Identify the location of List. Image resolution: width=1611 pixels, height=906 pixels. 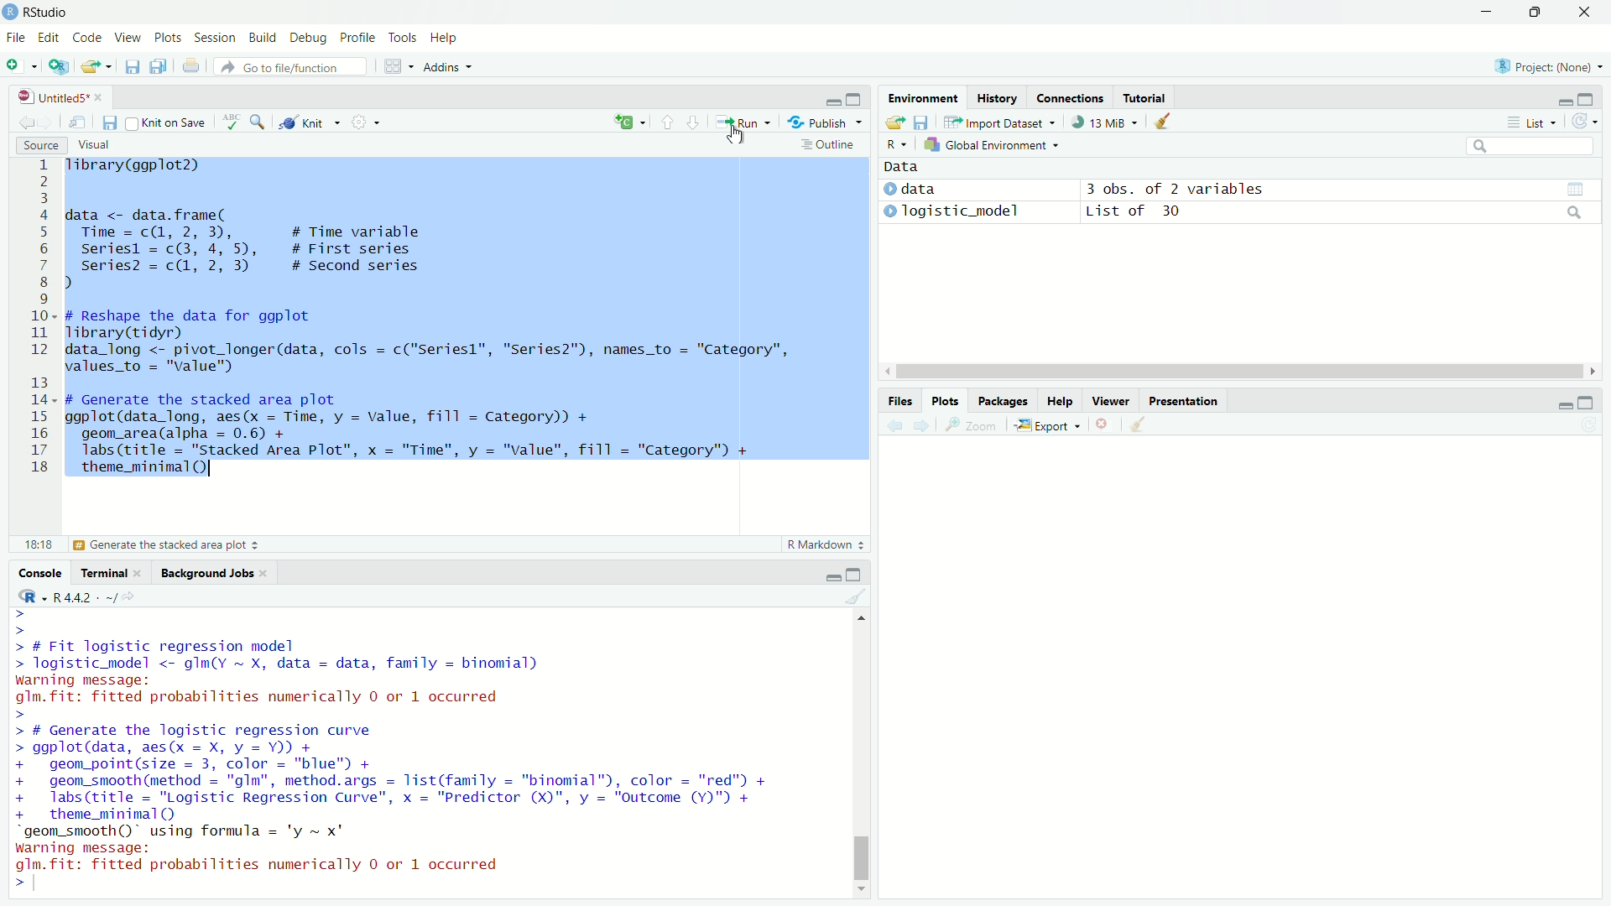
(1535, 123).